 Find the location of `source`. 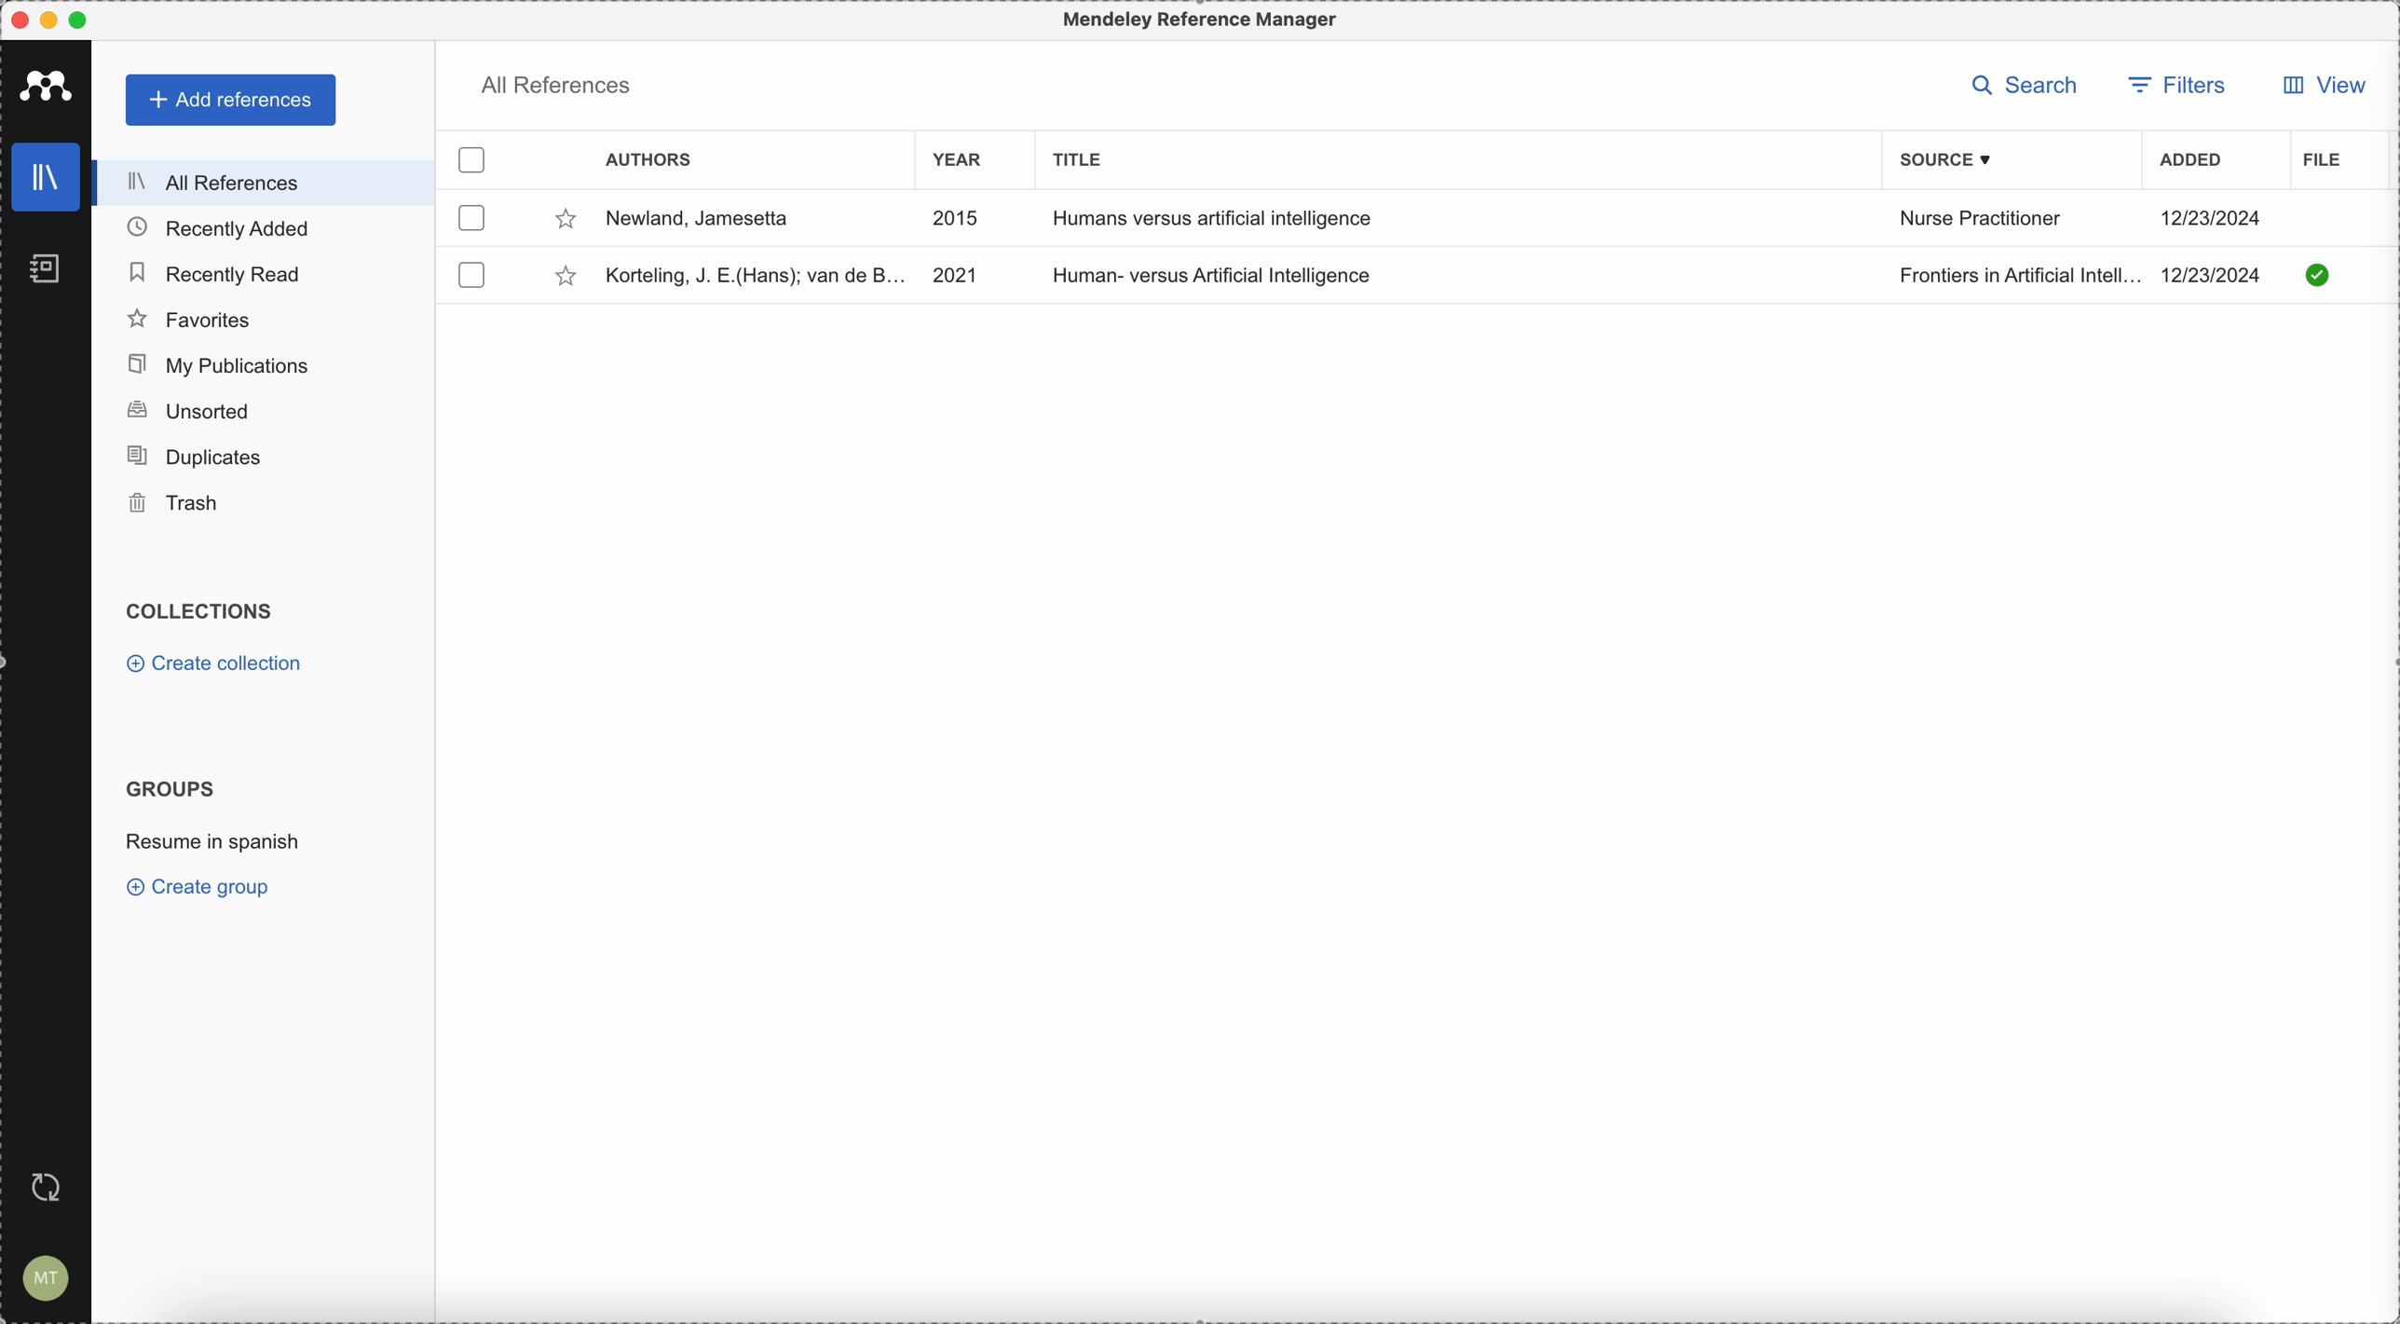

source is located at coordinates (1949, 160).